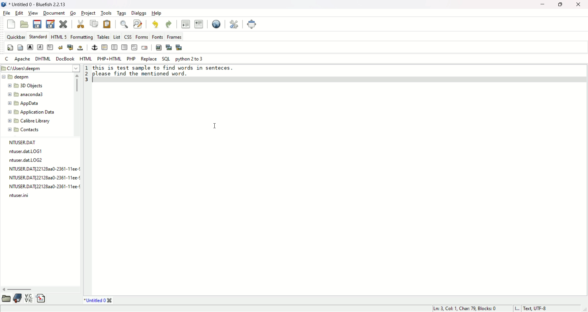  What do you see at coordinates (37, 4) in the screenshot?
I see `title` at bounding box center [37, 4].